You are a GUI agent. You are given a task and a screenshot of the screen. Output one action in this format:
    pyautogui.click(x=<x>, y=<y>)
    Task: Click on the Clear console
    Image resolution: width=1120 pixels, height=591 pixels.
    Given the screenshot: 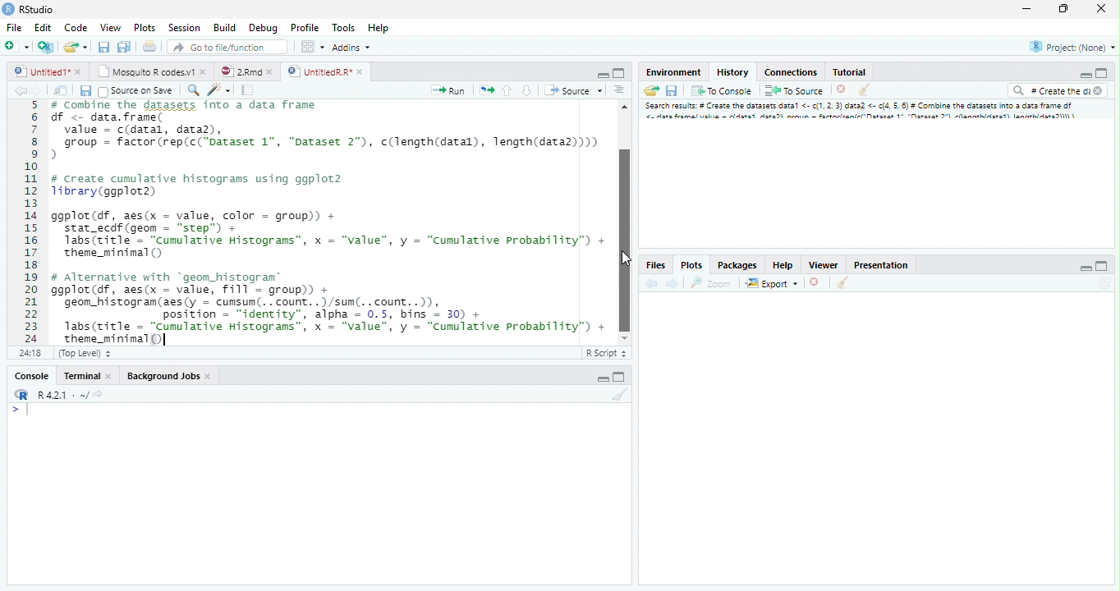 What is the action you would take?
    pyautogui.click(x=845, y=284)
    